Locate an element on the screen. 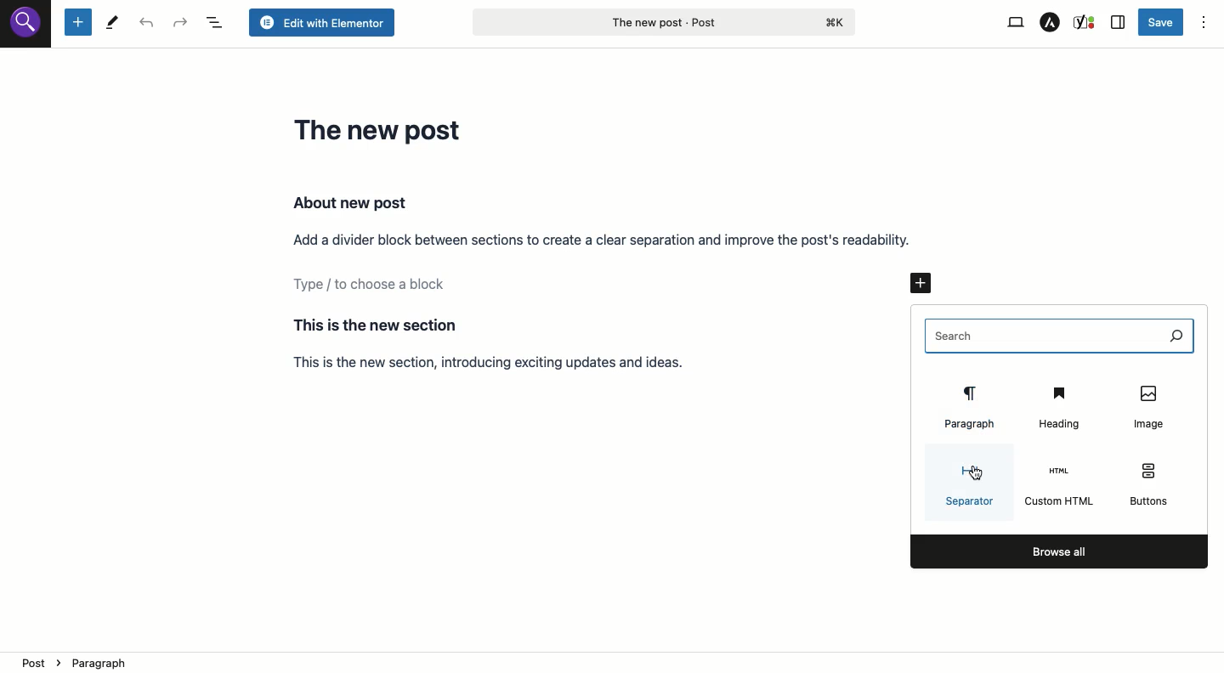  Undo is located at coordinates (150, 24).